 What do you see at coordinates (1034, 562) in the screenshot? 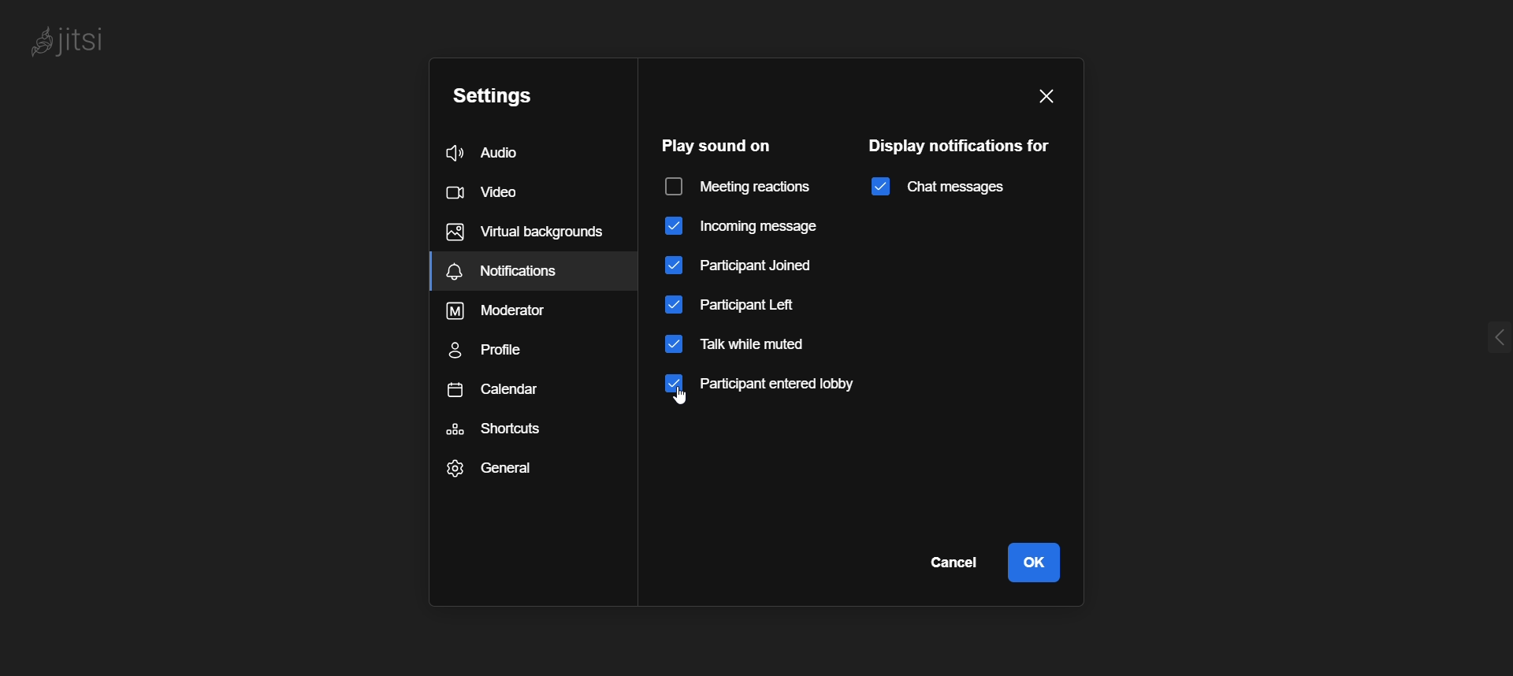
I see `ok` at bounding box center [1034, 562].